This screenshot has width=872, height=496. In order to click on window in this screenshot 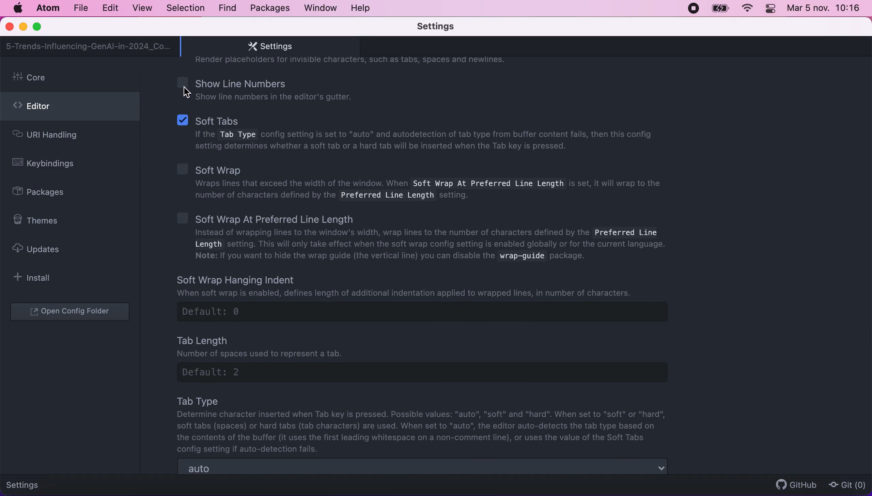, I will do `click(321, 7)`.